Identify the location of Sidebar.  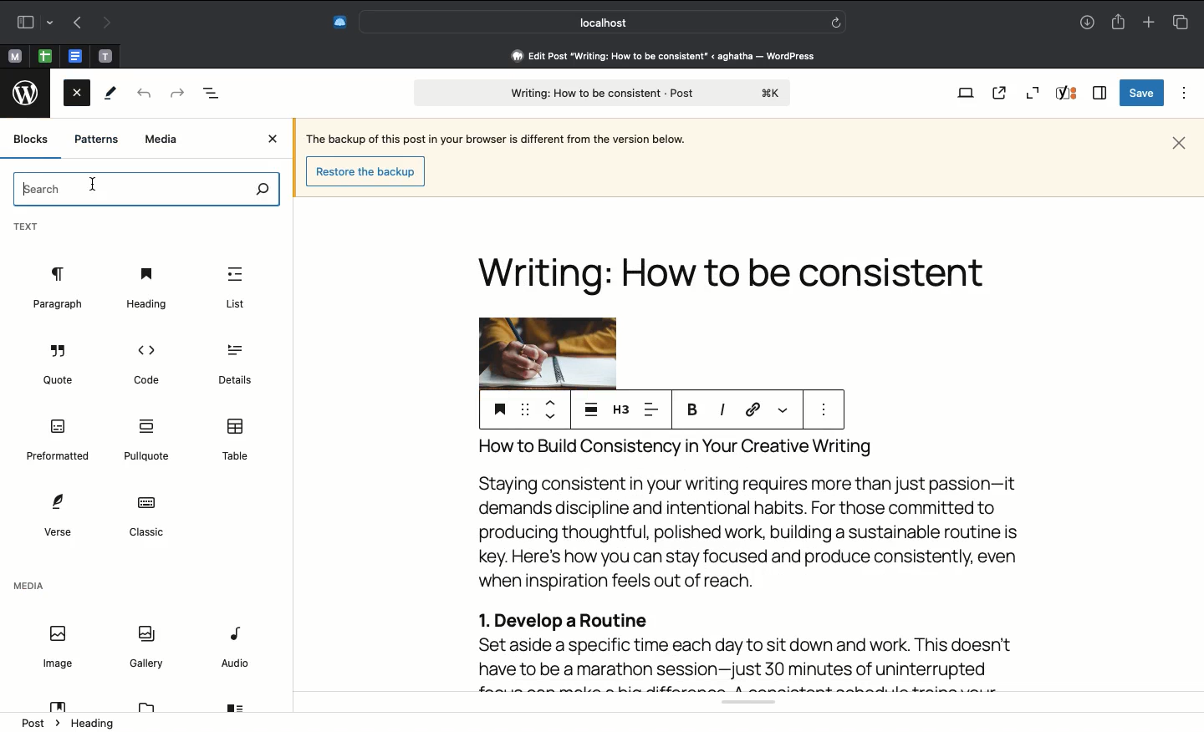
(31, 22).